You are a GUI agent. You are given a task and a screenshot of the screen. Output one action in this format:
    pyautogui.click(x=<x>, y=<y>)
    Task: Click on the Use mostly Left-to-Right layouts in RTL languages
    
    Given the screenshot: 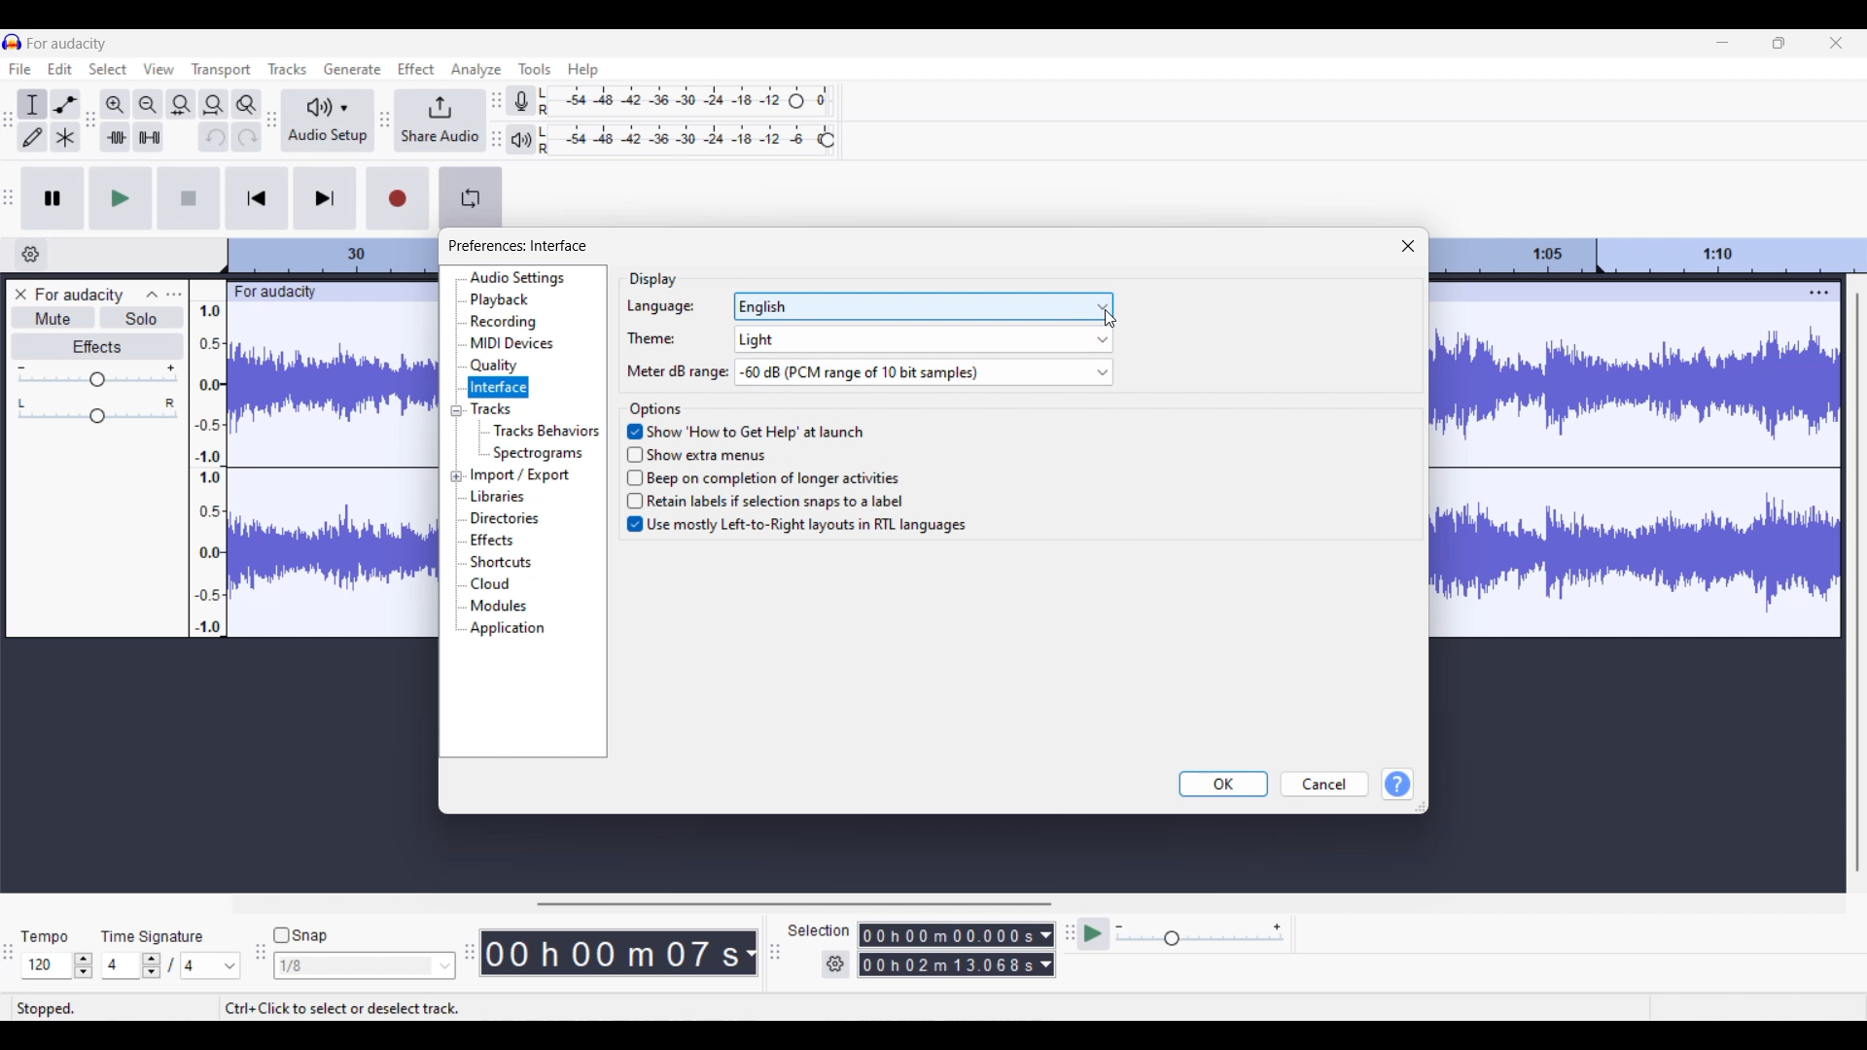 What is the action you would take?
    pyautogui.click(x=795, y=528)
    